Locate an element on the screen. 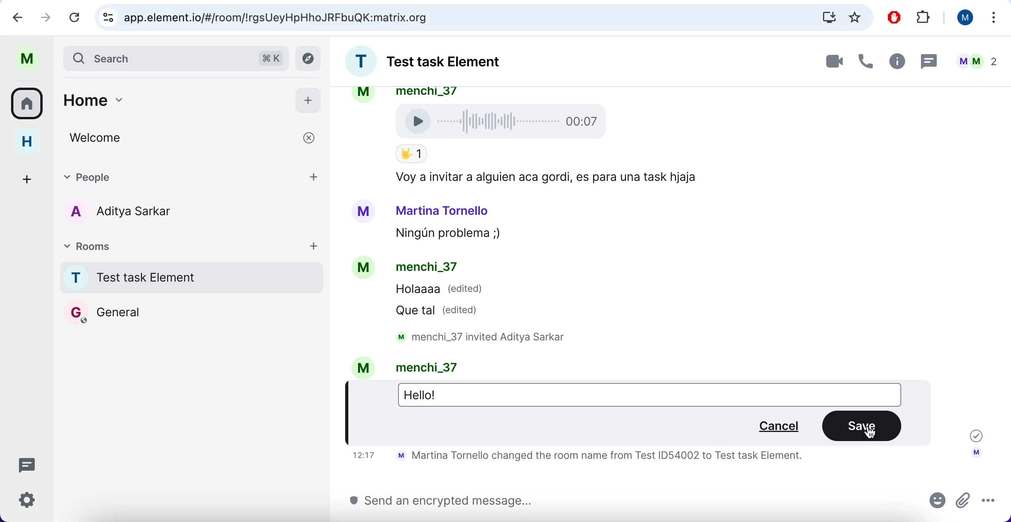 Image resolution: width=1011 pixels, height=522 pixels. add rooms is located at coordinates (316, 247).